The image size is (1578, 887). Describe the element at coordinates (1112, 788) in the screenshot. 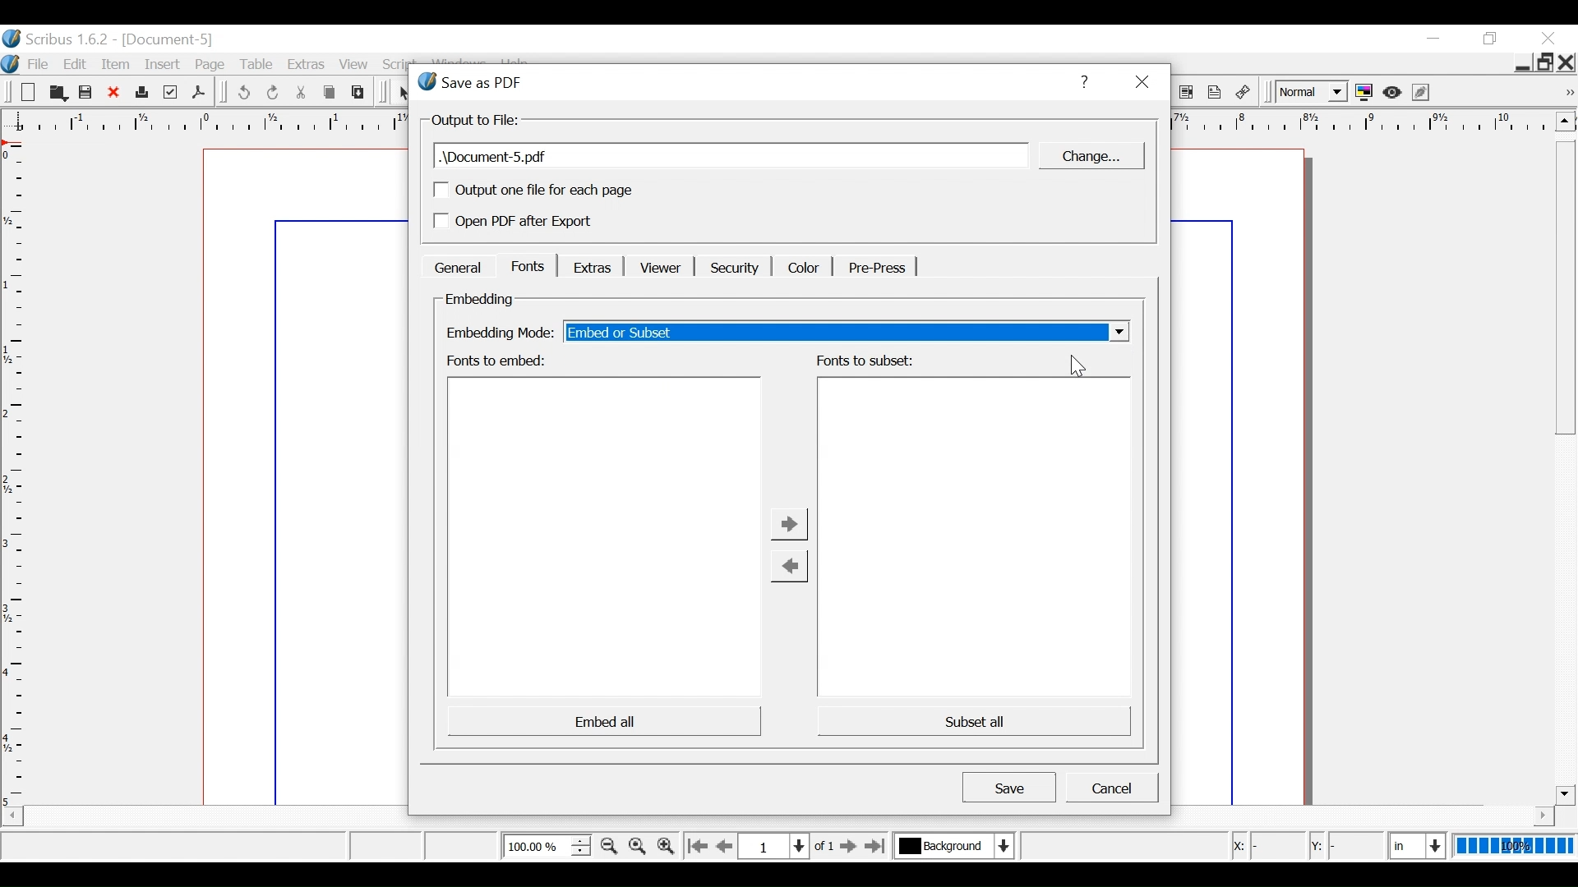

I see `Cancel` at that location.